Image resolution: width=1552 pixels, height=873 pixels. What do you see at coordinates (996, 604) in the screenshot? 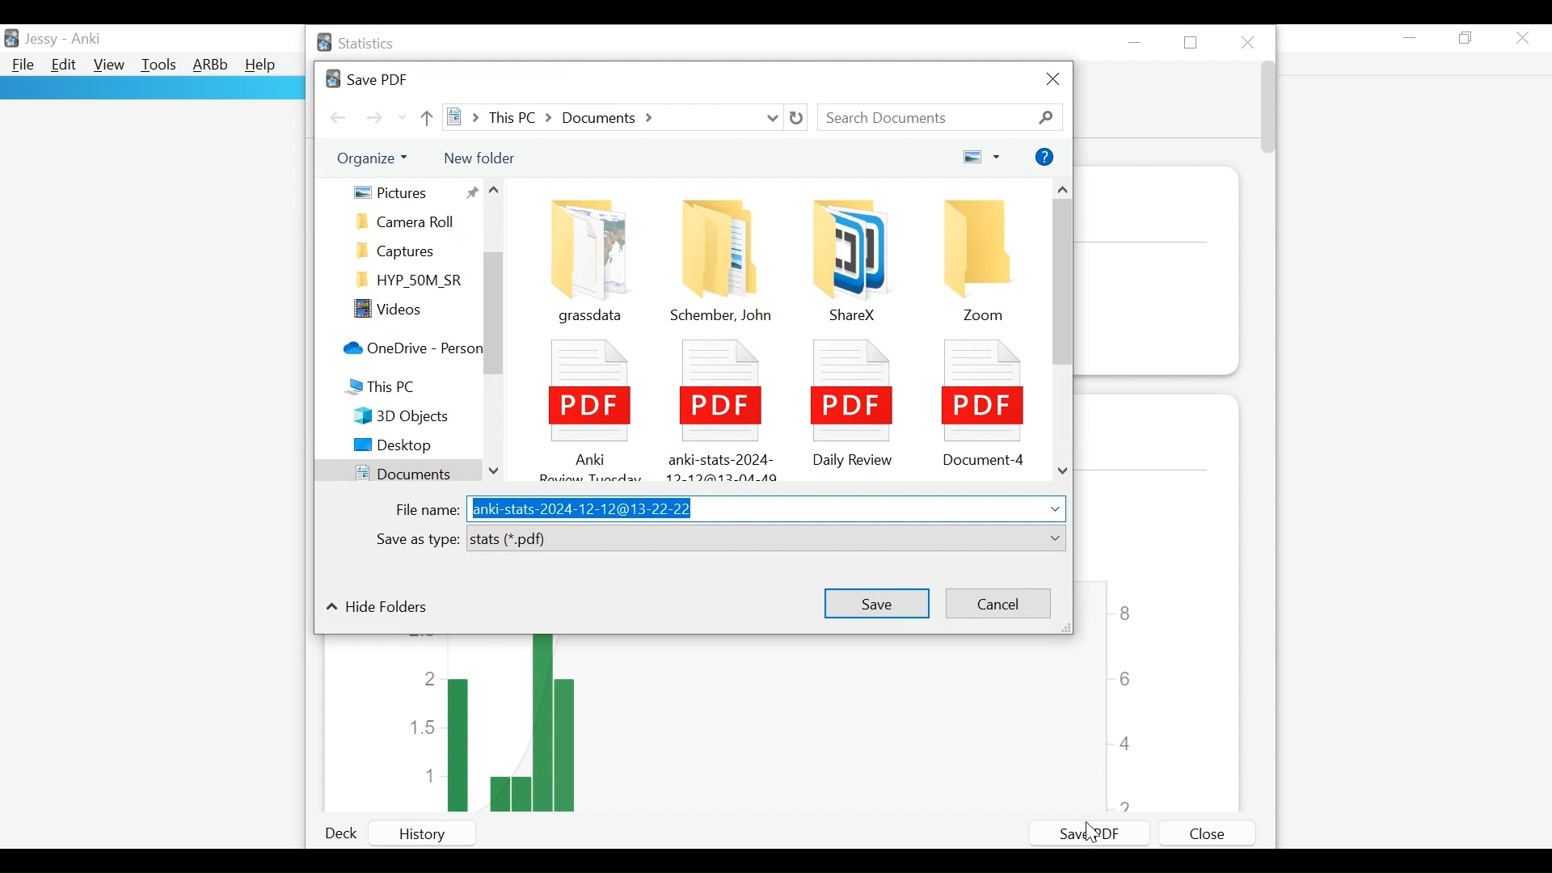
I see `Cancel` at bounding box center [996, 604].